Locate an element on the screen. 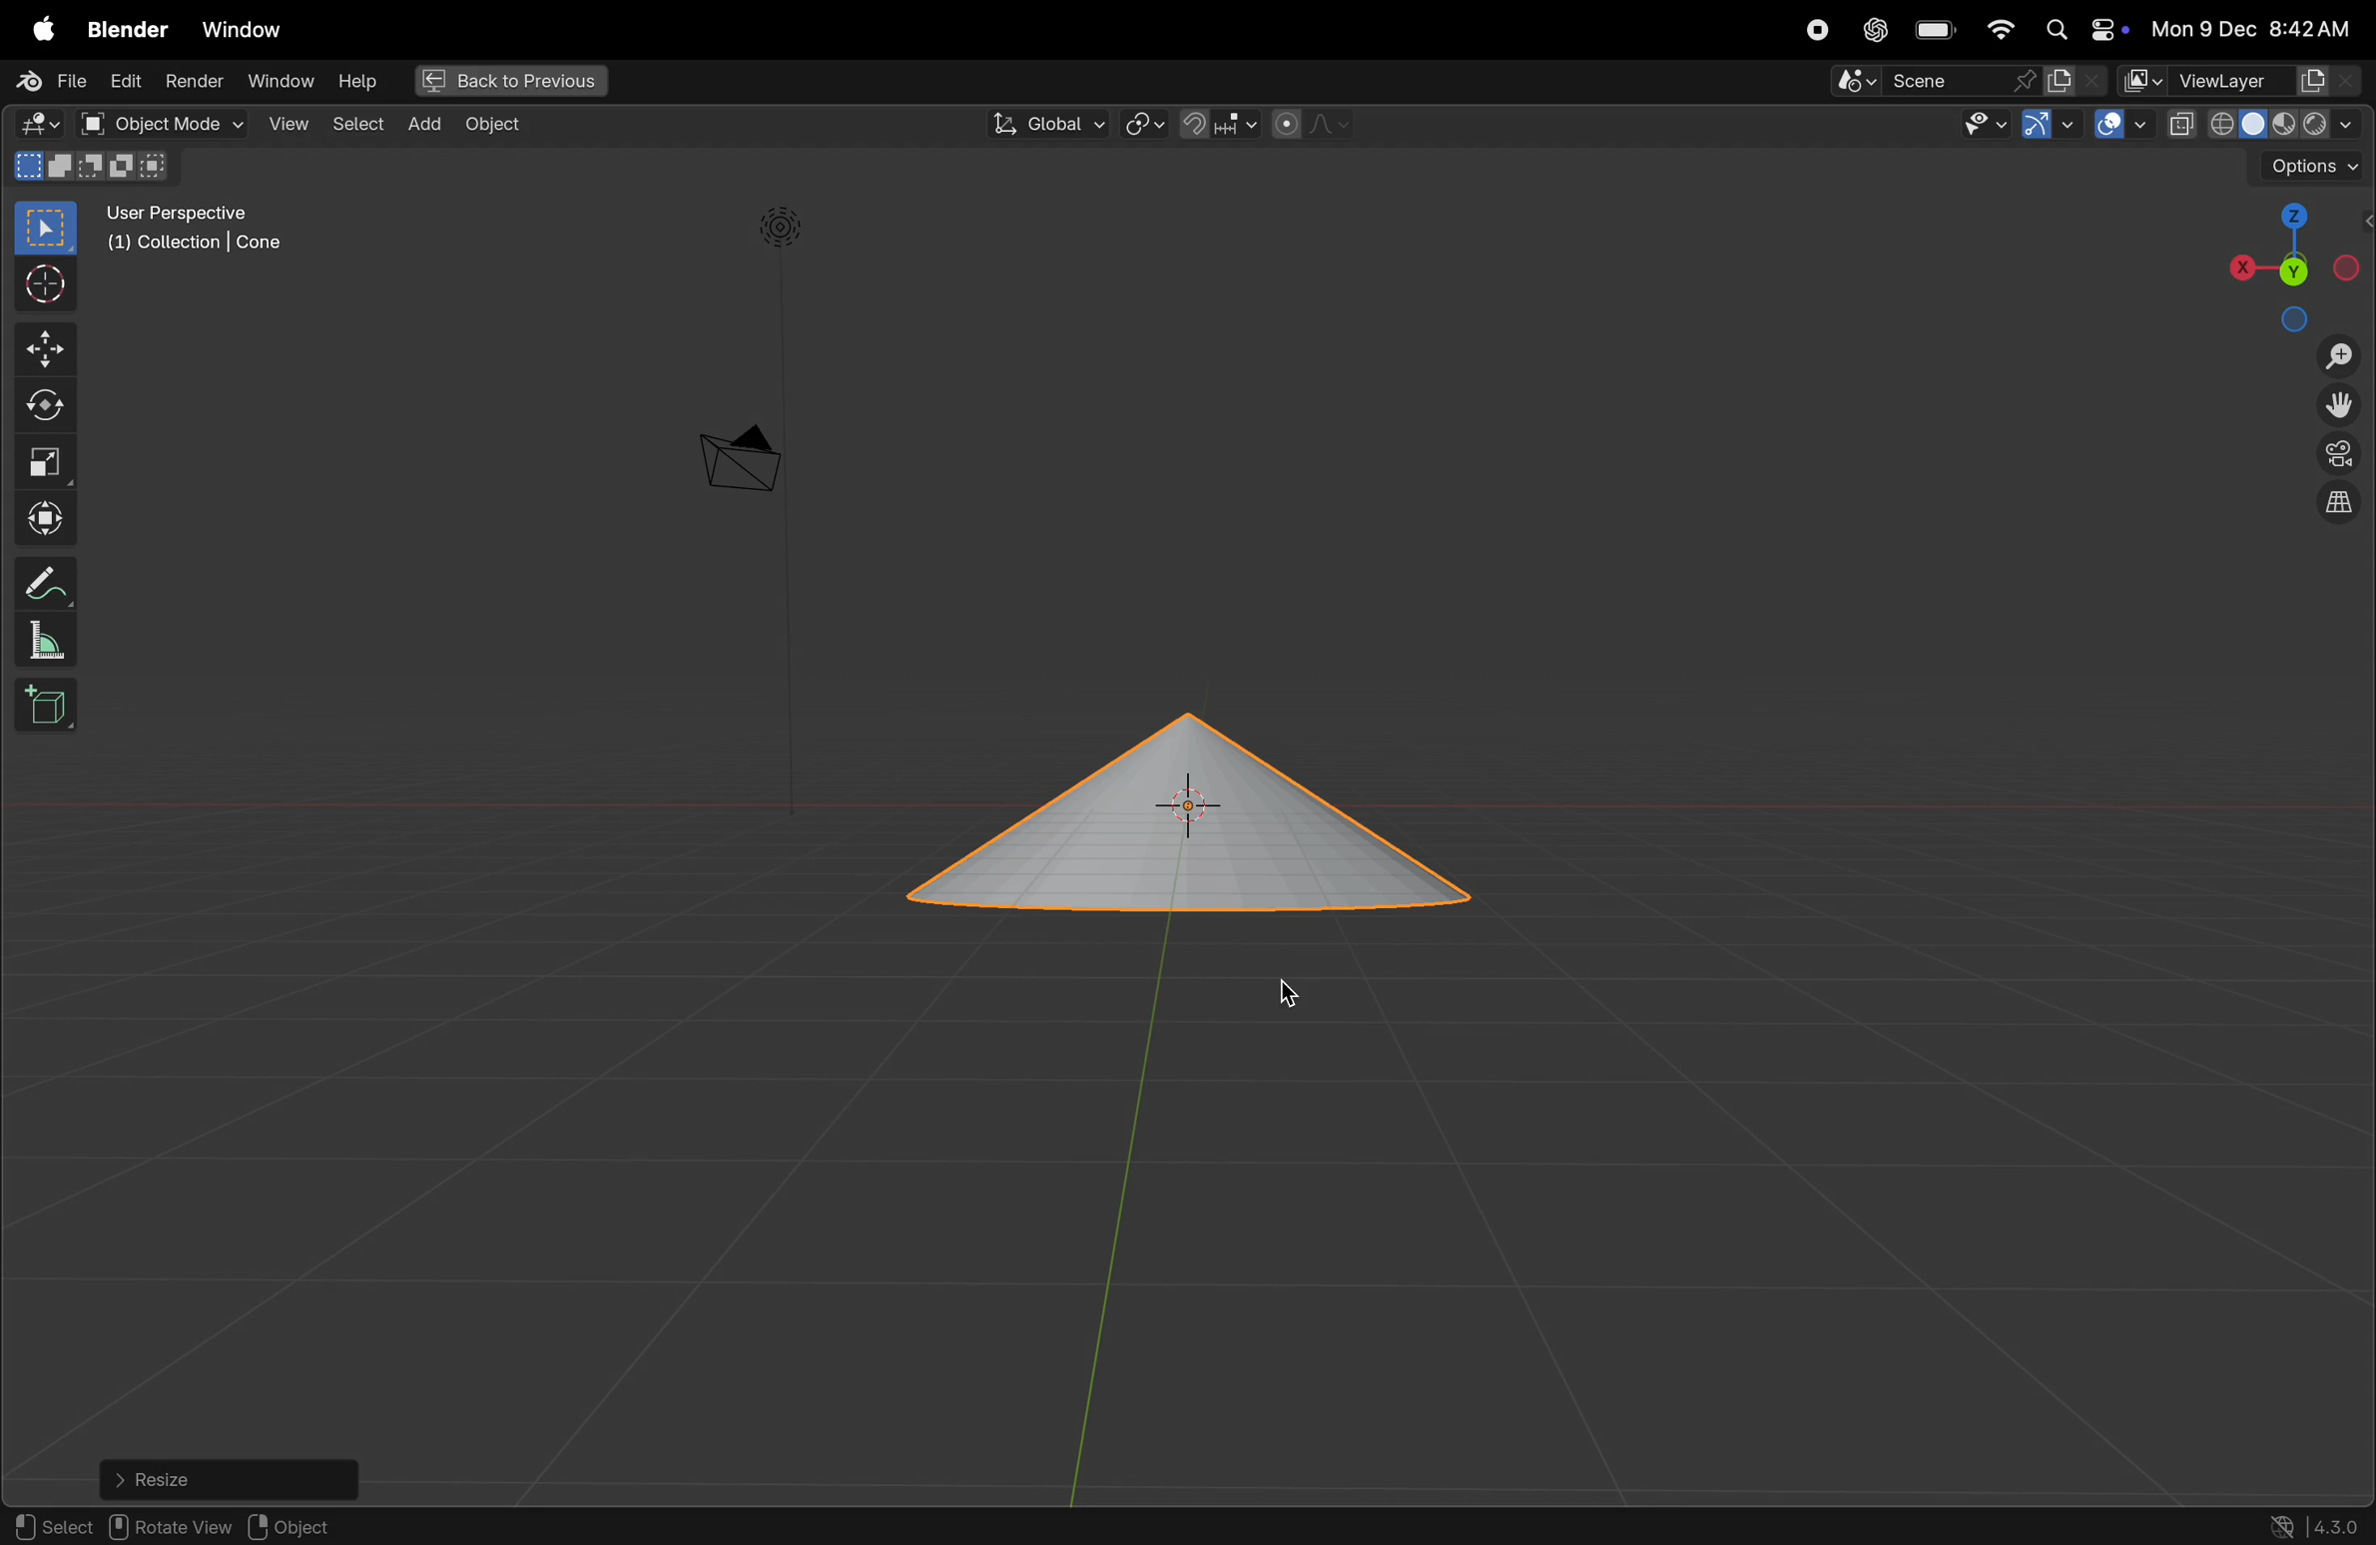 The height and width of the screenshot is (1545, 2376). X Y Z Plane is located at coordinates (455, 1525).